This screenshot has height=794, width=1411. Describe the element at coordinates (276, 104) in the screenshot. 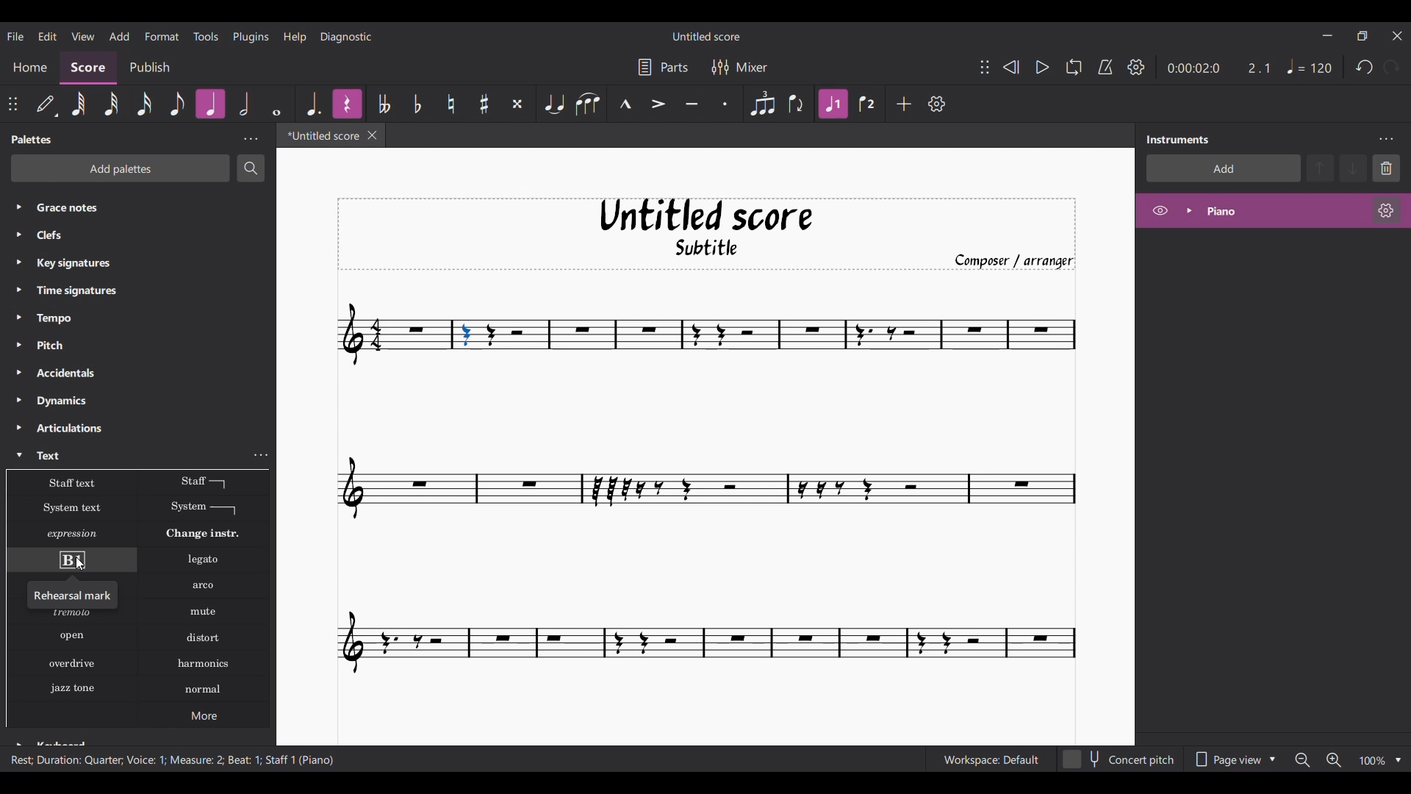

I see `Whole note` at that location.